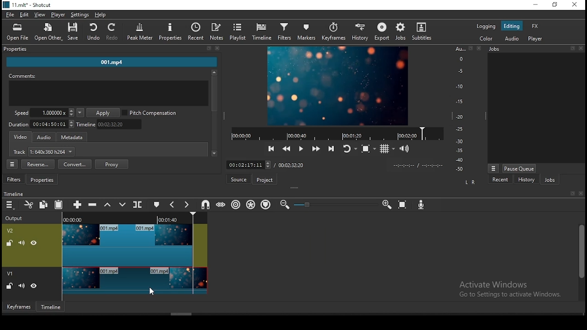 Image resolution: width=587 pixels, height=330 pixels. Describe the element at coordinates (113, 32) in the screenshot. I see `redo` at that location.